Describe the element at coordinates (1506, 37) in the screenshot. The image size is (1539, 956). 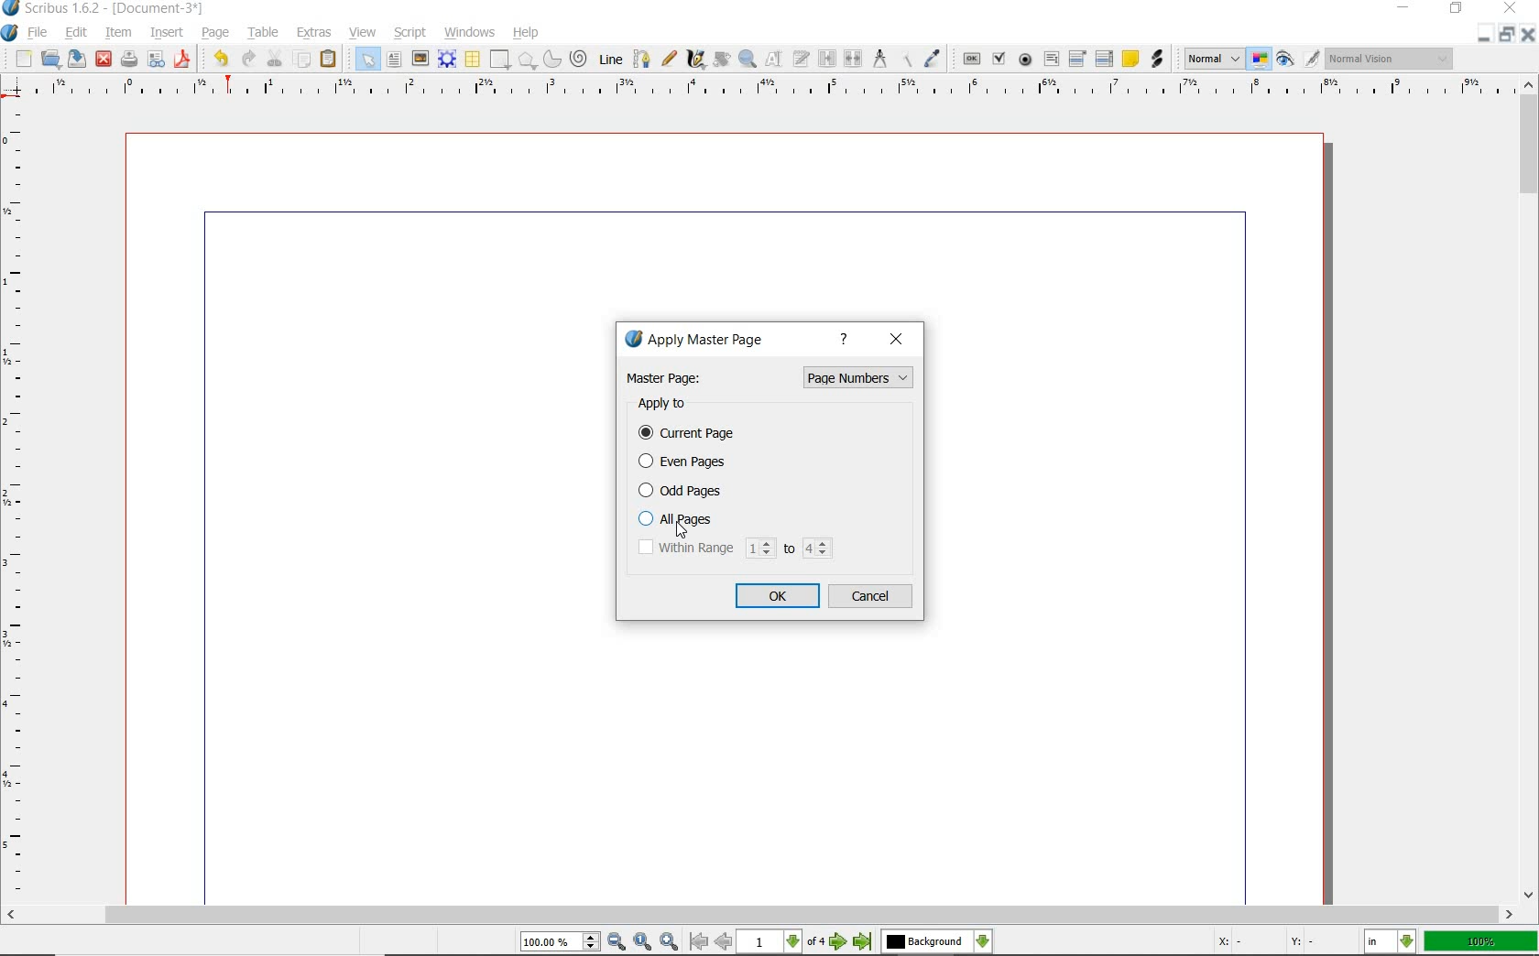
I see `Minimize` at that location.